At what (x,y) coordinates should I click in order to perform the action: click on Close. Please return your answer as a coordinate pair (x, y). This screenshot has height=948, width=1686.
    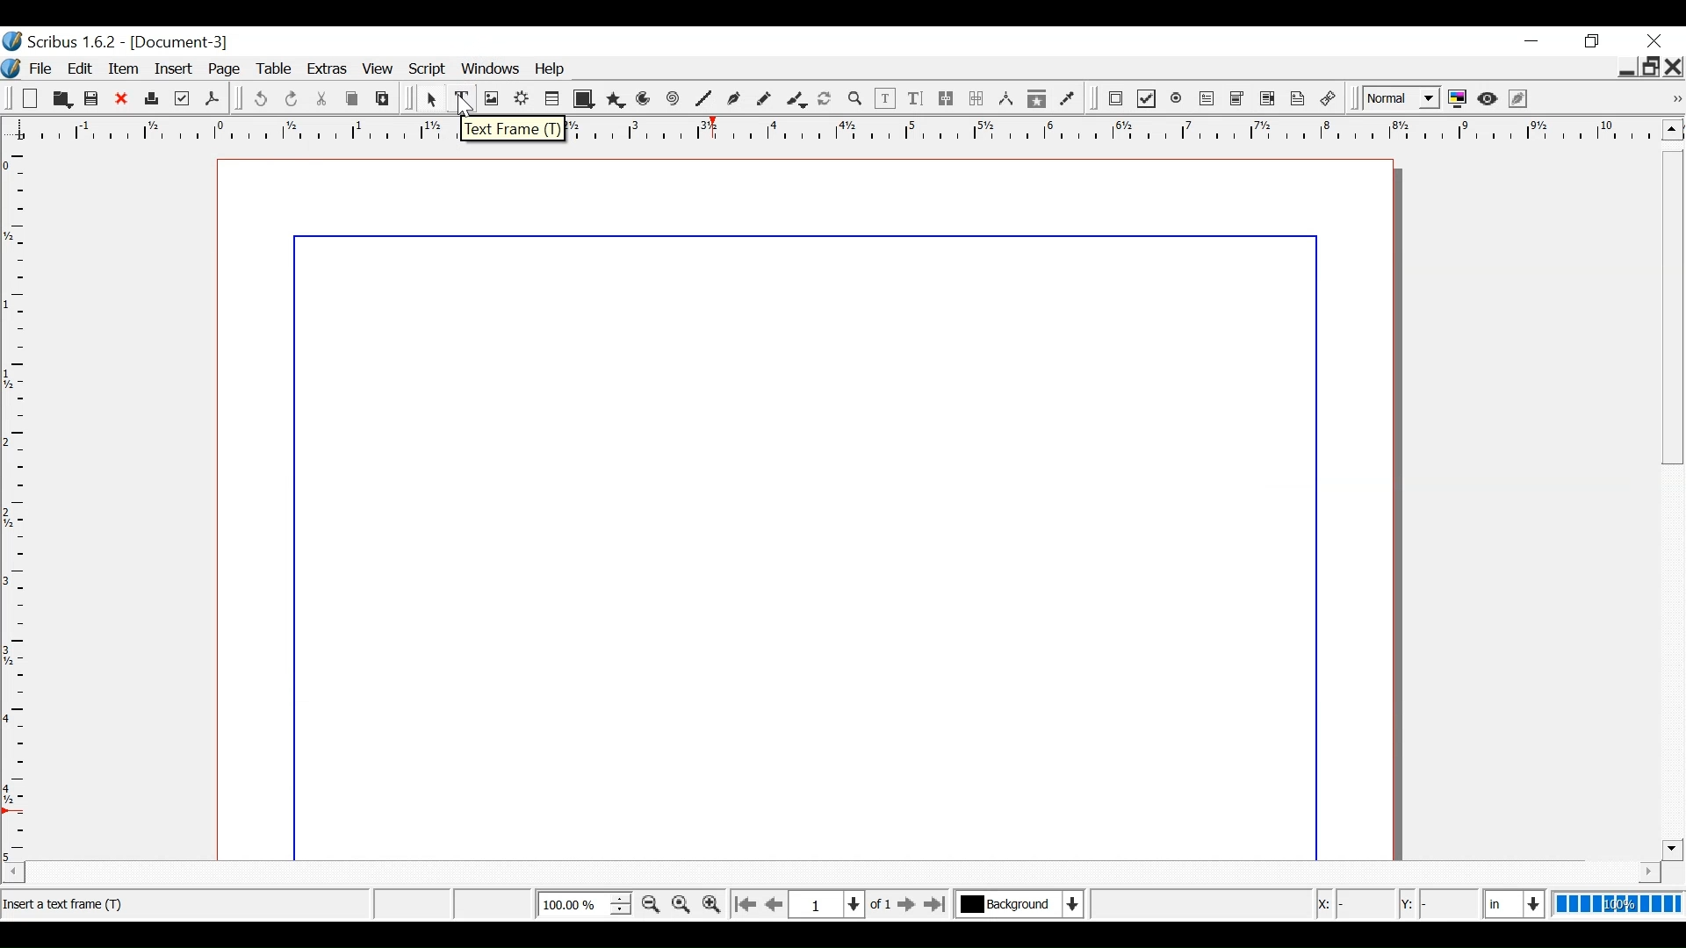
    Looking at the image, I should click on (1675, 66).